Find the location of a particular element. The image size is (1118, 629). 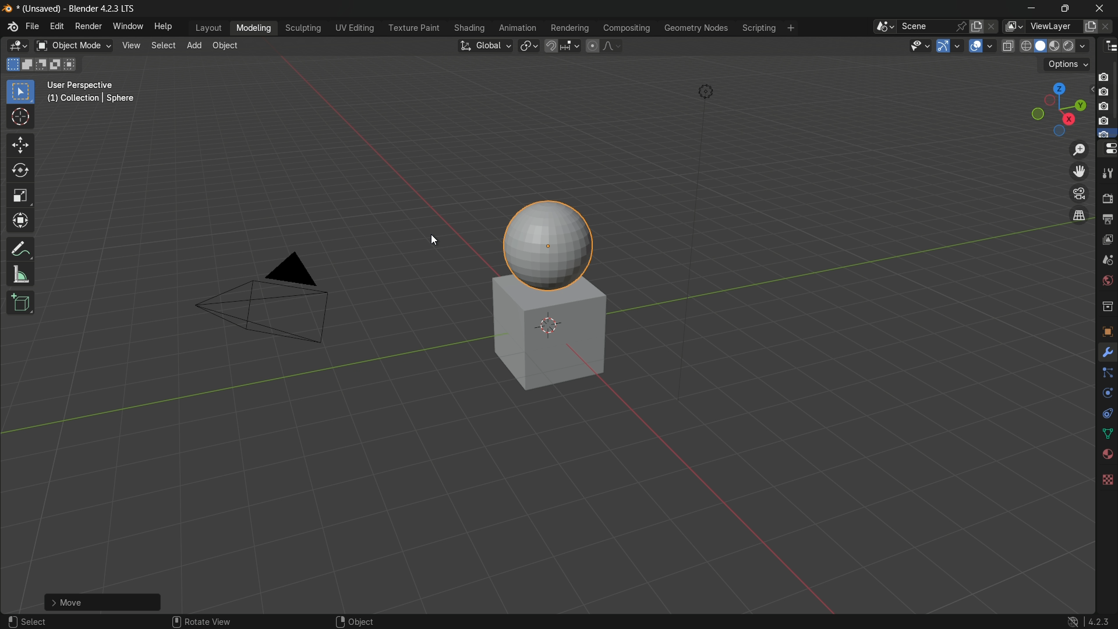

show gizmo is located at coordinates (944, 46).